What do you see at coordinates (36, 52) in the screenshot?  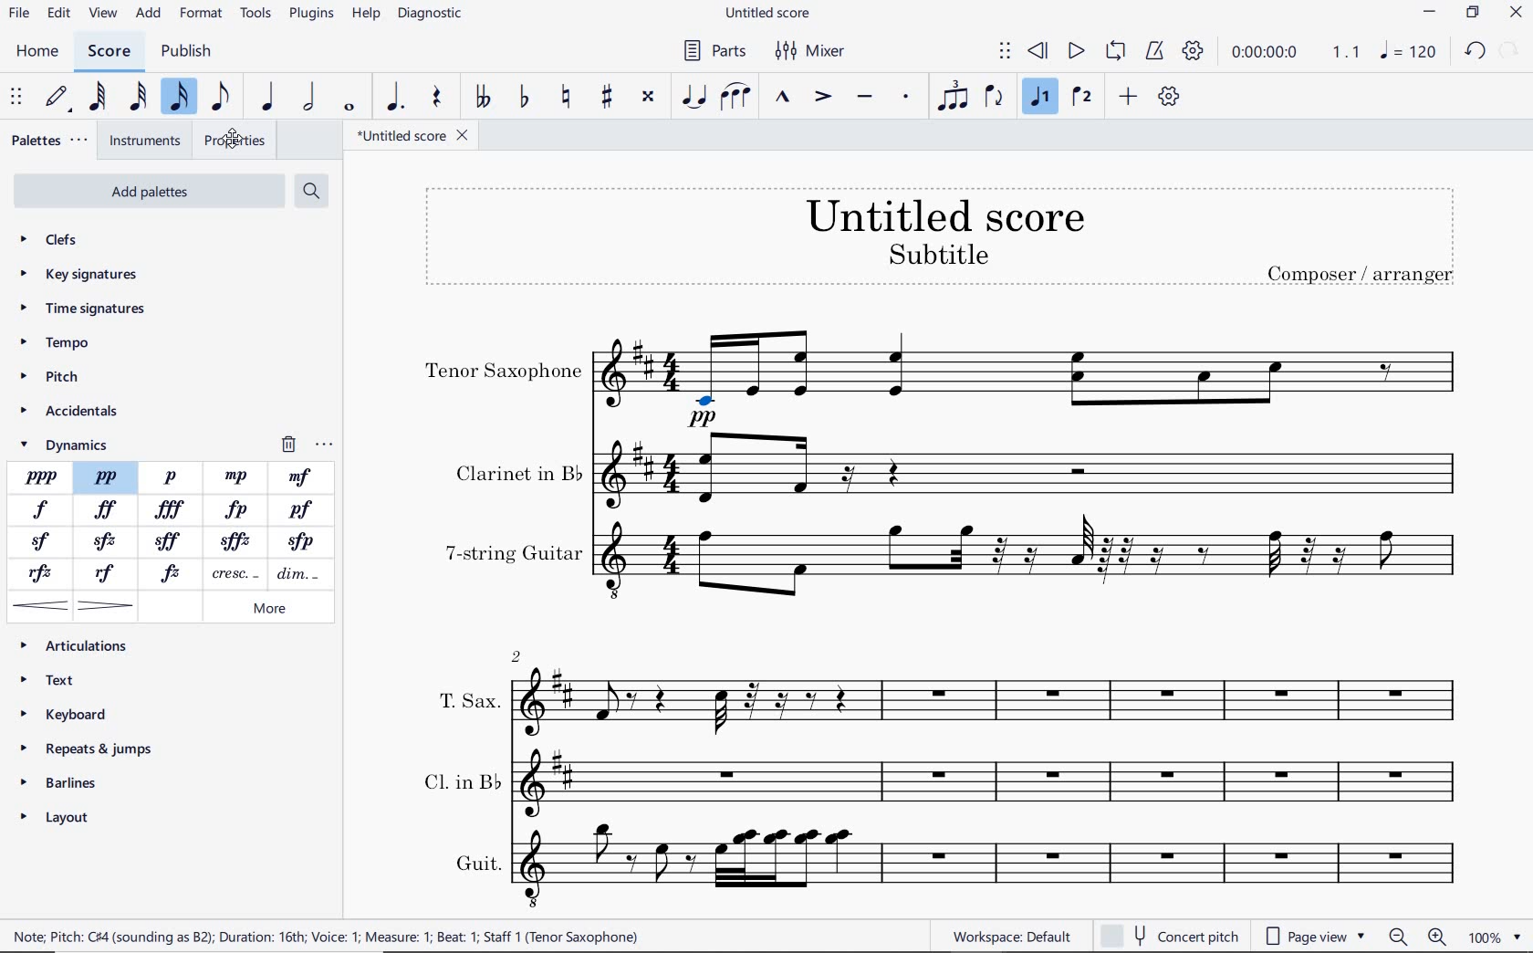 I see `home` at bounding box center [36, 52].